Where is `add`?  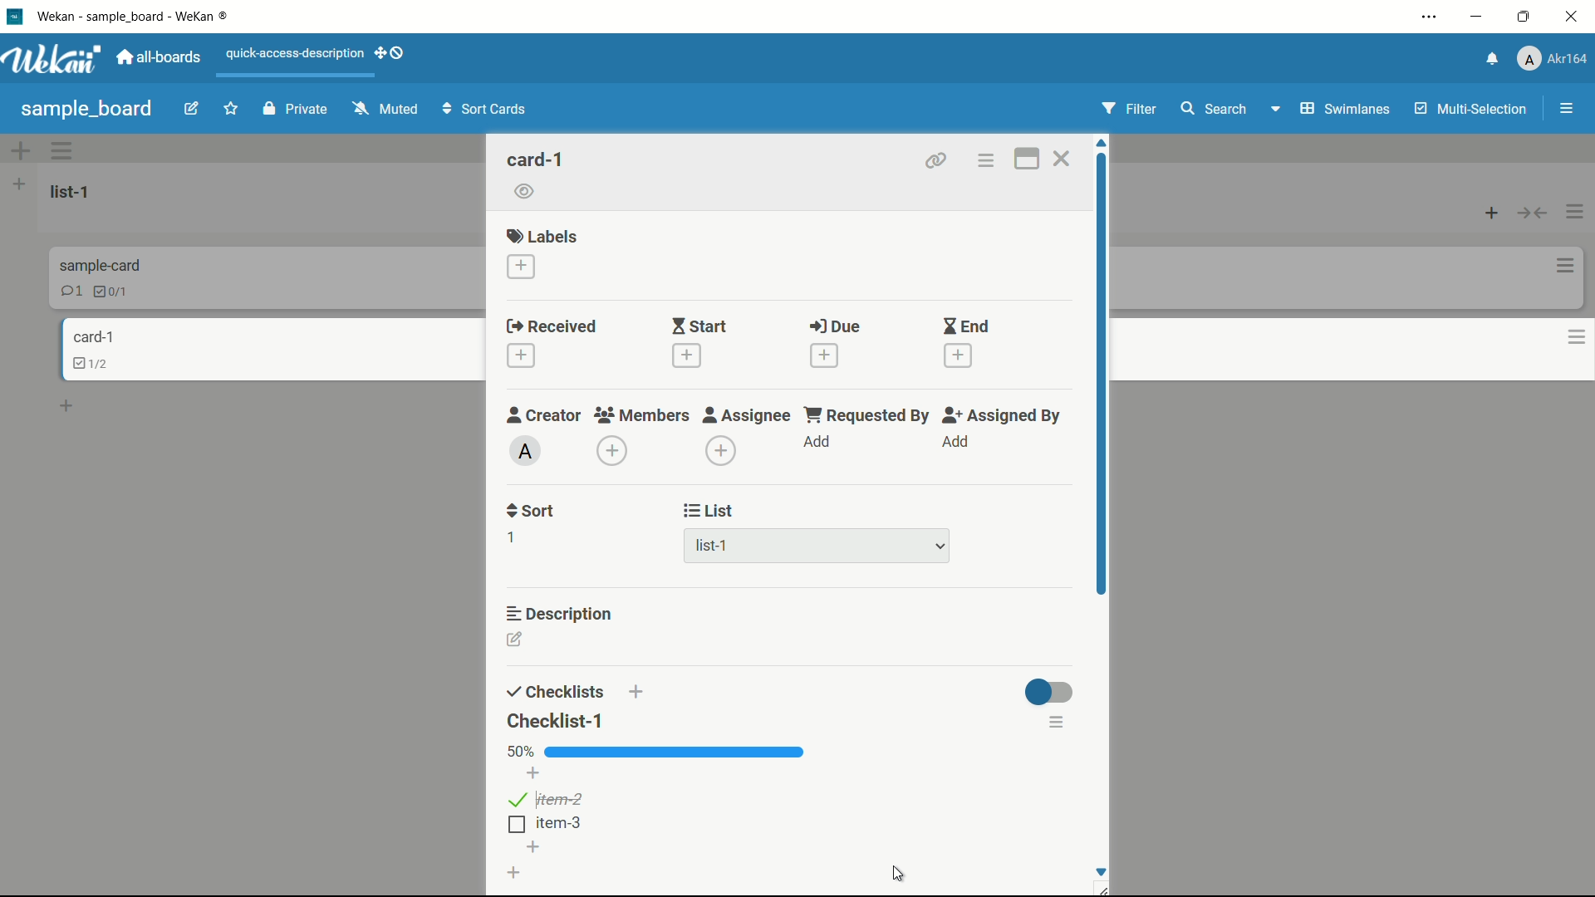
add is located at coordinates (958, 444).